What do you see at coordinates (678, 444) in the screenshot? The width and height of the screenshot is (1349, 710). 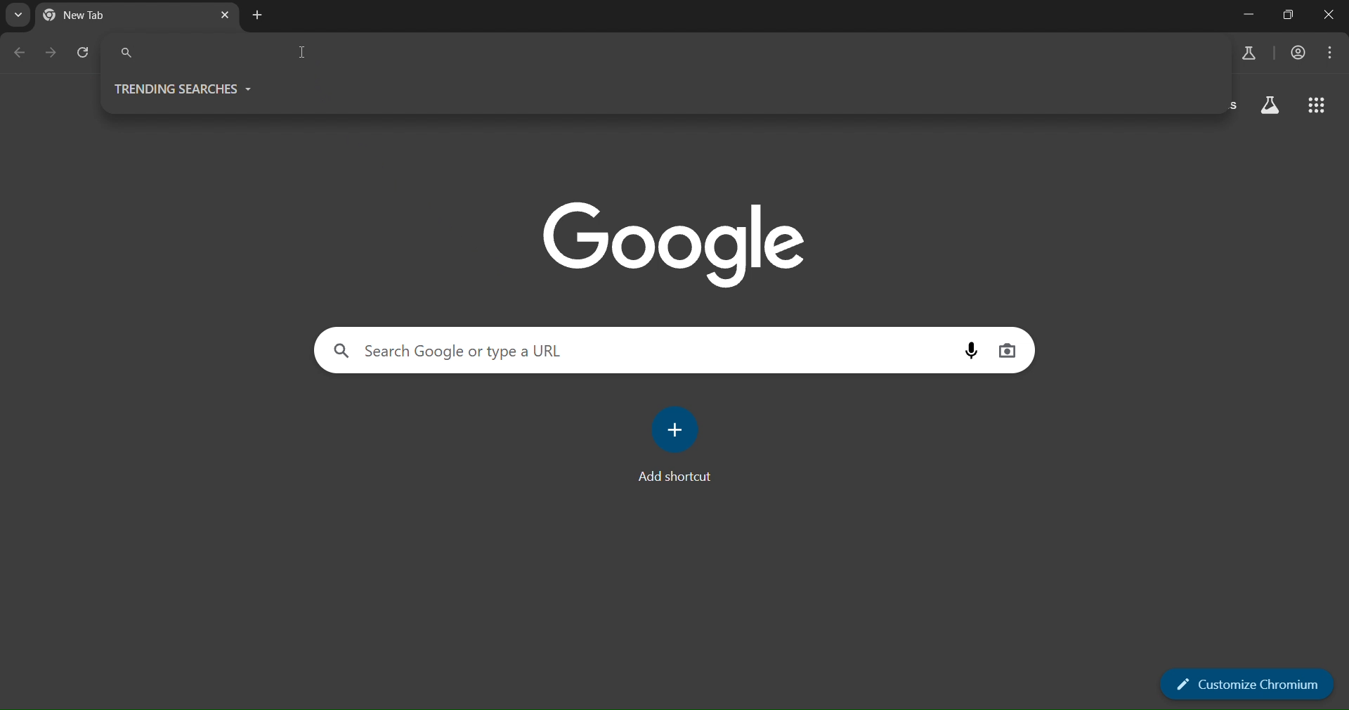 I see `add shortcut` at bounding box center [678, 444].